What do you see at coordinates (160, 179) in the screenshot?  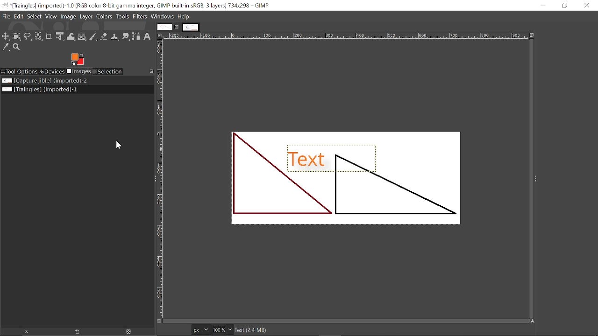 I see `vertical label` at bounding box center [160, 179].